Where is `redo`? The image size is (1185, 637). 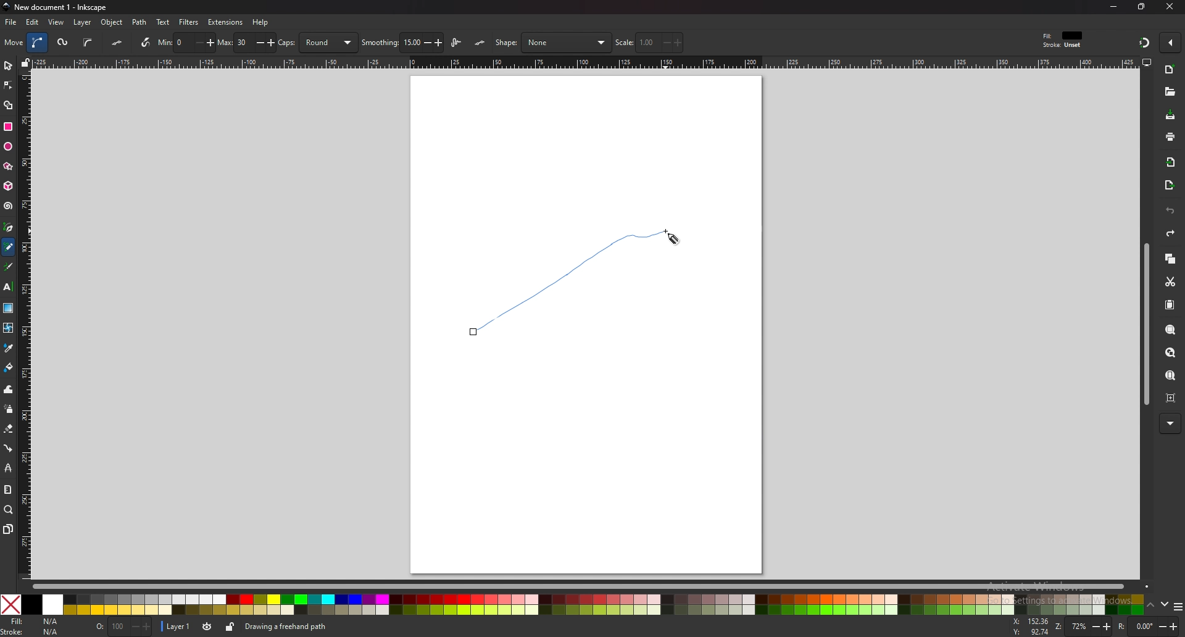
redo is located at coordinates (1170, 234).